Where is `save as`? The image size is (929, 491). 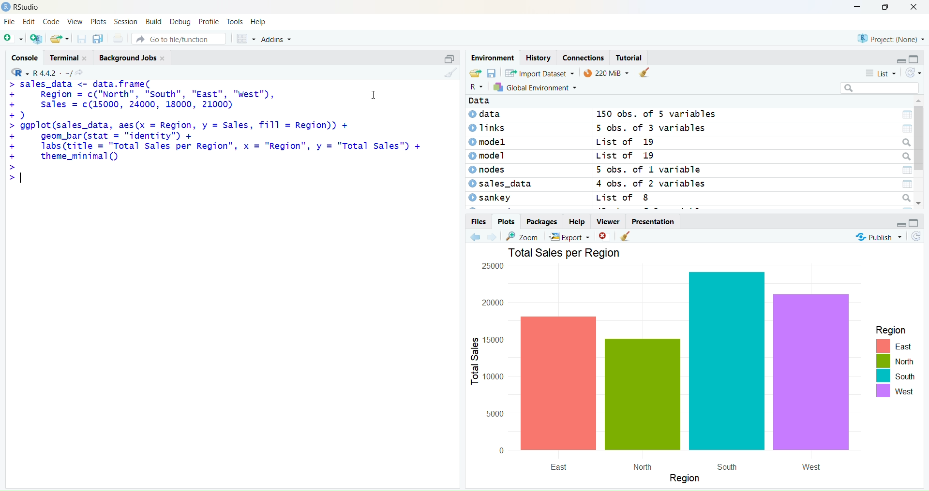 save as is located at coordinates (98, 39).